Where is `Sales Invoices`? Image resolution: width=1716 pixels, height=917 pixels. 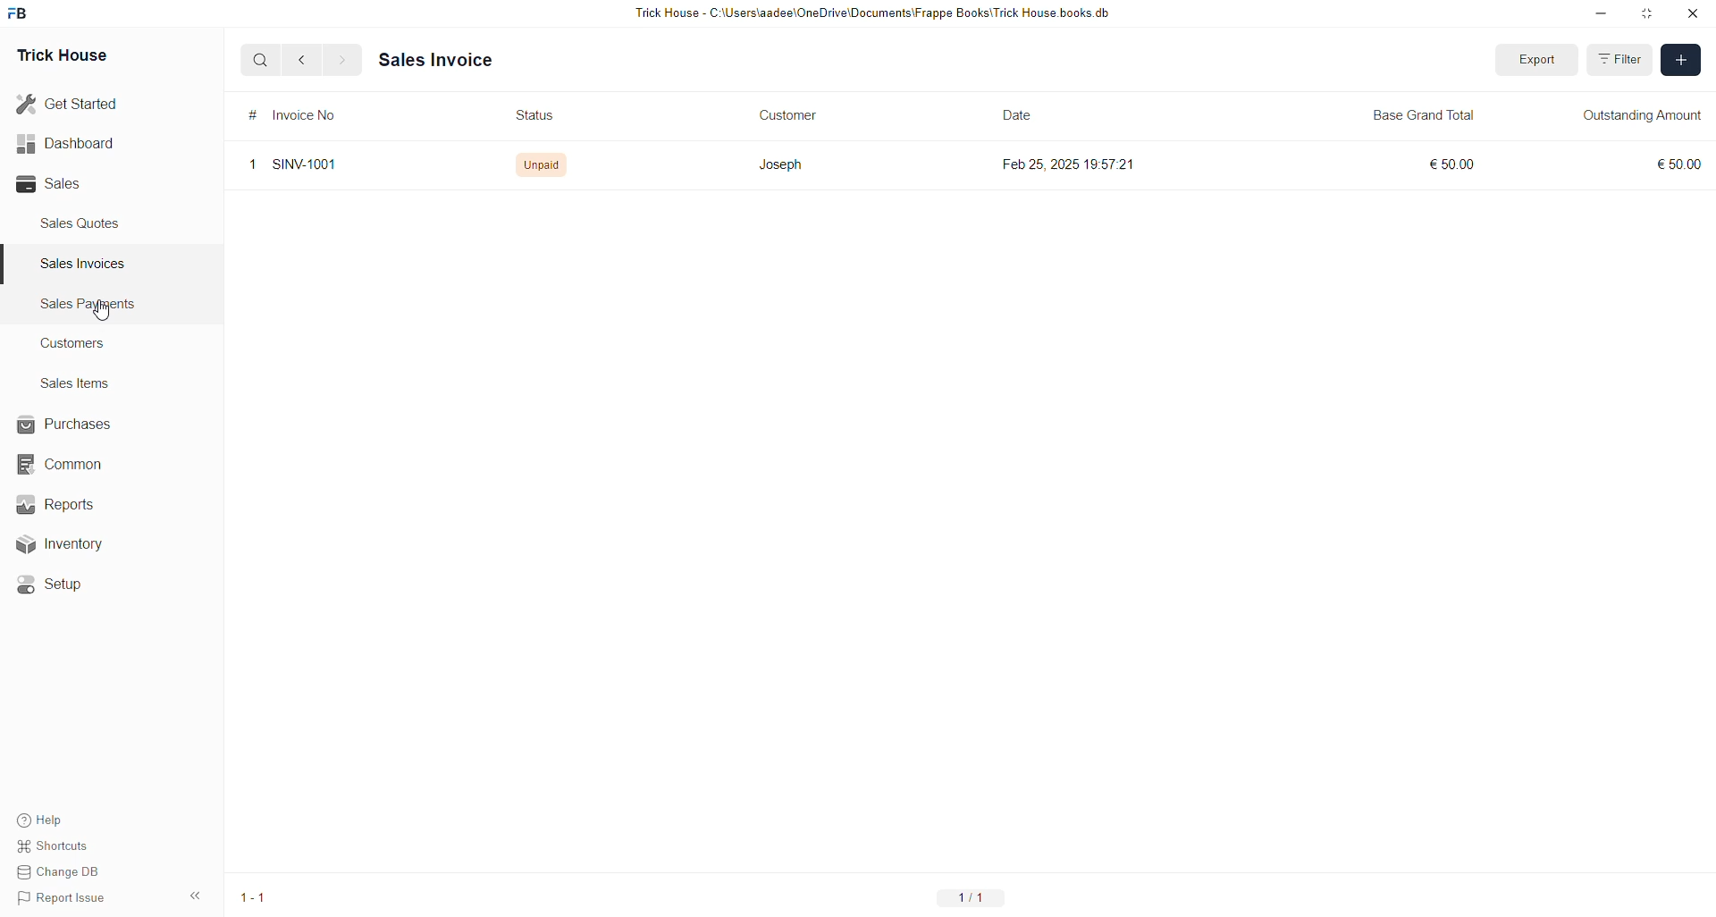
Sales Invoices is located at coordinates (88, 264).